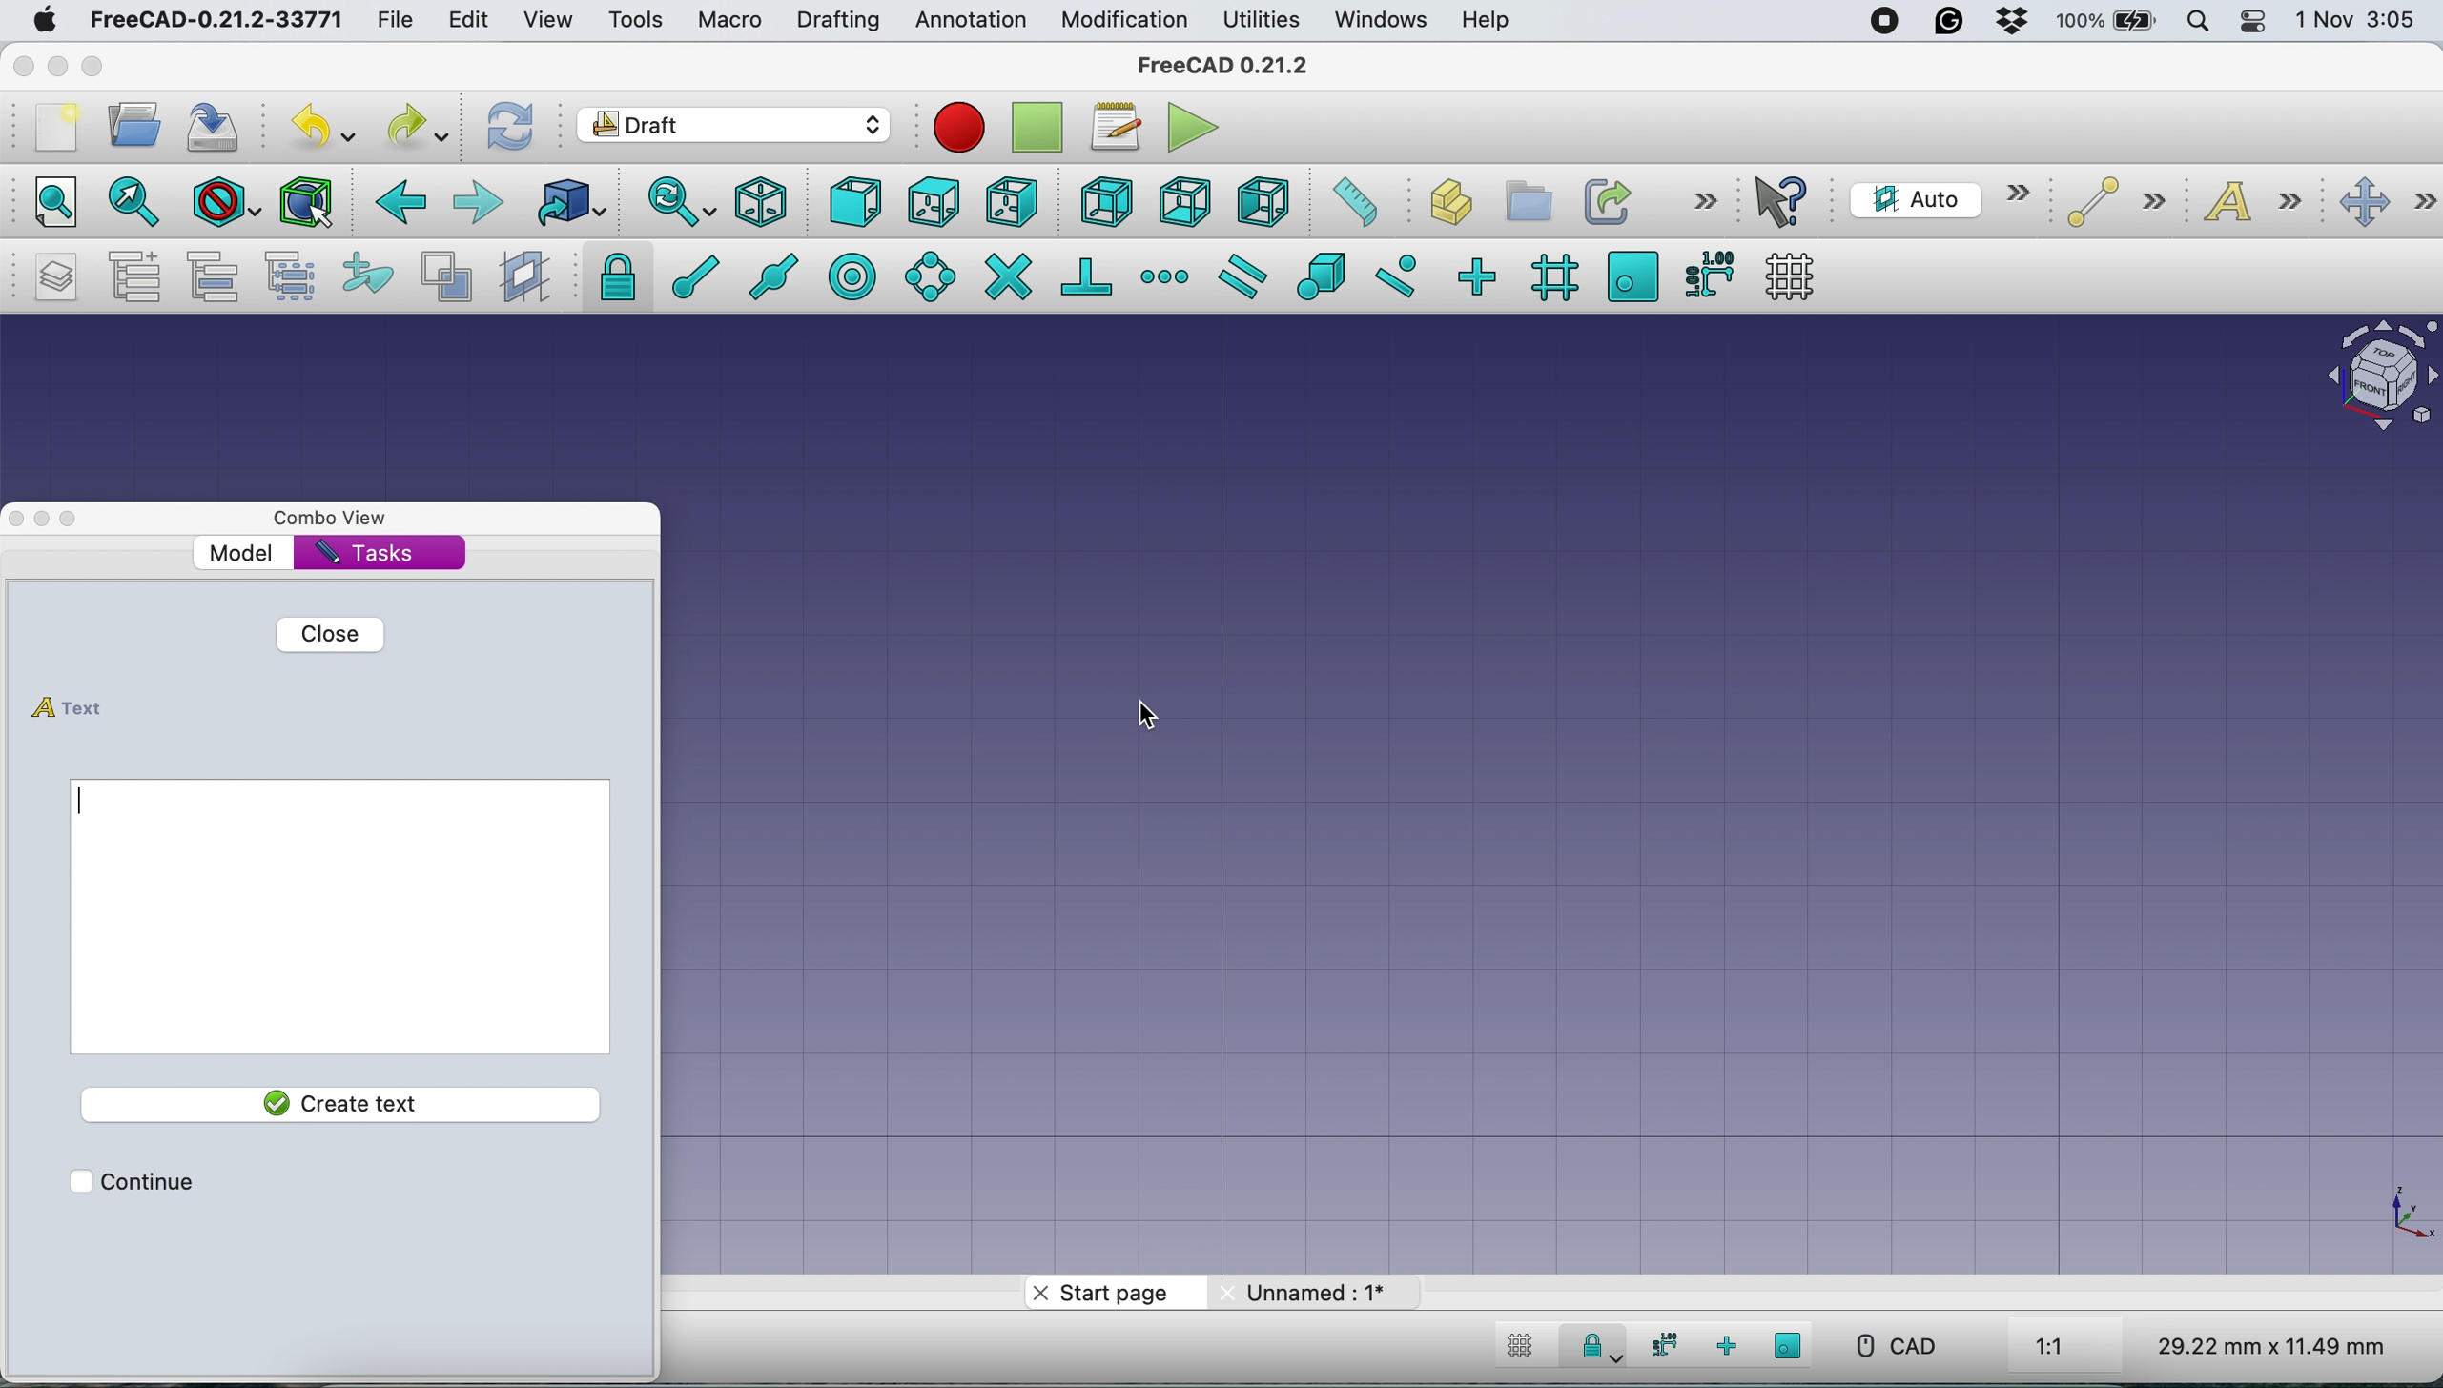  Describe the element at coordinates (93, 67) in the screenshot. I see `maximise` at that location.